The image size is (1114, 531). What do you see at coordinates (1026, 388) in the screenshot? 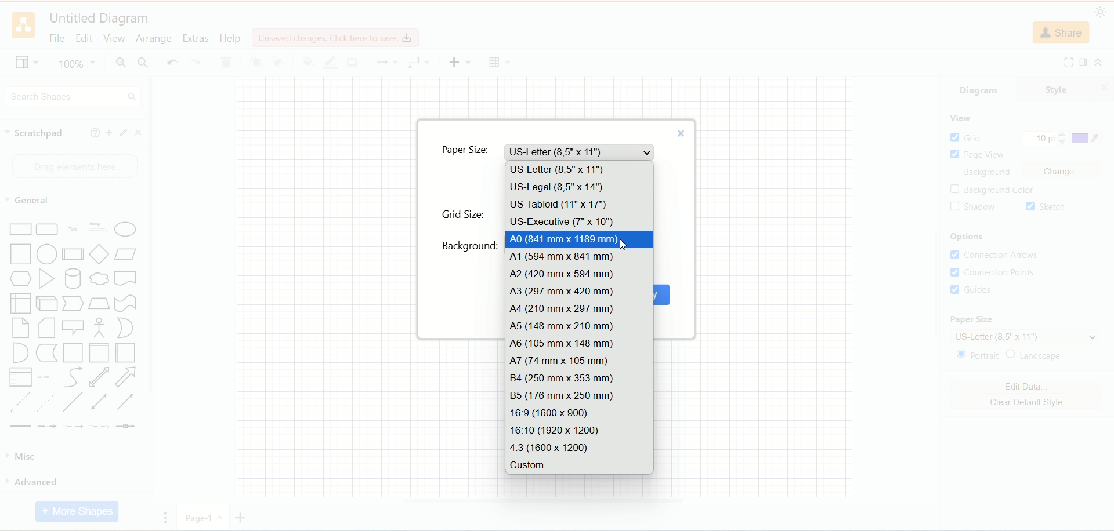
I see `edit data` at bounding box center [1026, 388].